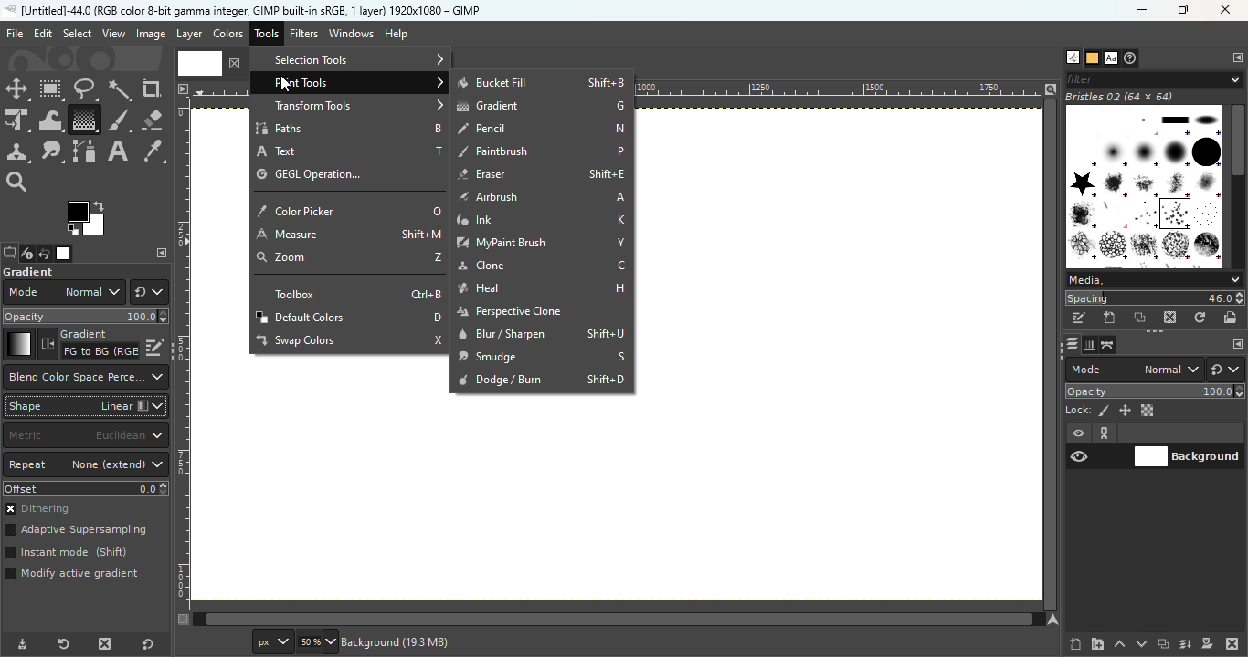 The width and height of the screenshot is (1248, 657). What do you see at coordinates (52, 151) in the screenshot?
I see `Smudge tool` at bounding box center [52, 151].